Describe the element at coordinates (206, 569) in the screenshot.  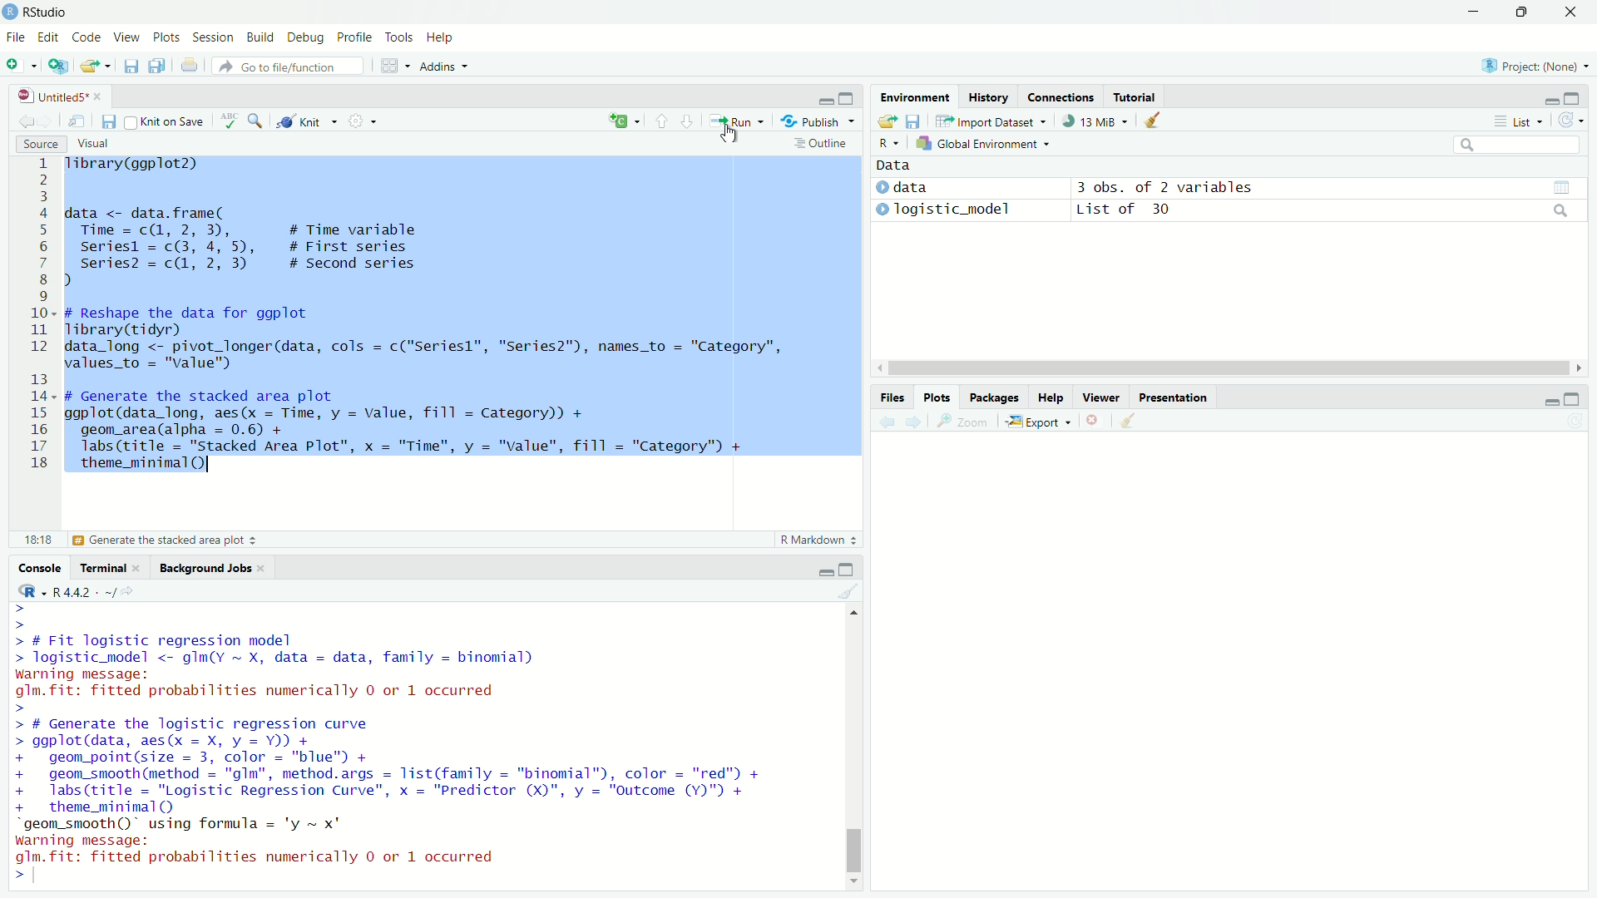
I see `Background Jobs` at that location.